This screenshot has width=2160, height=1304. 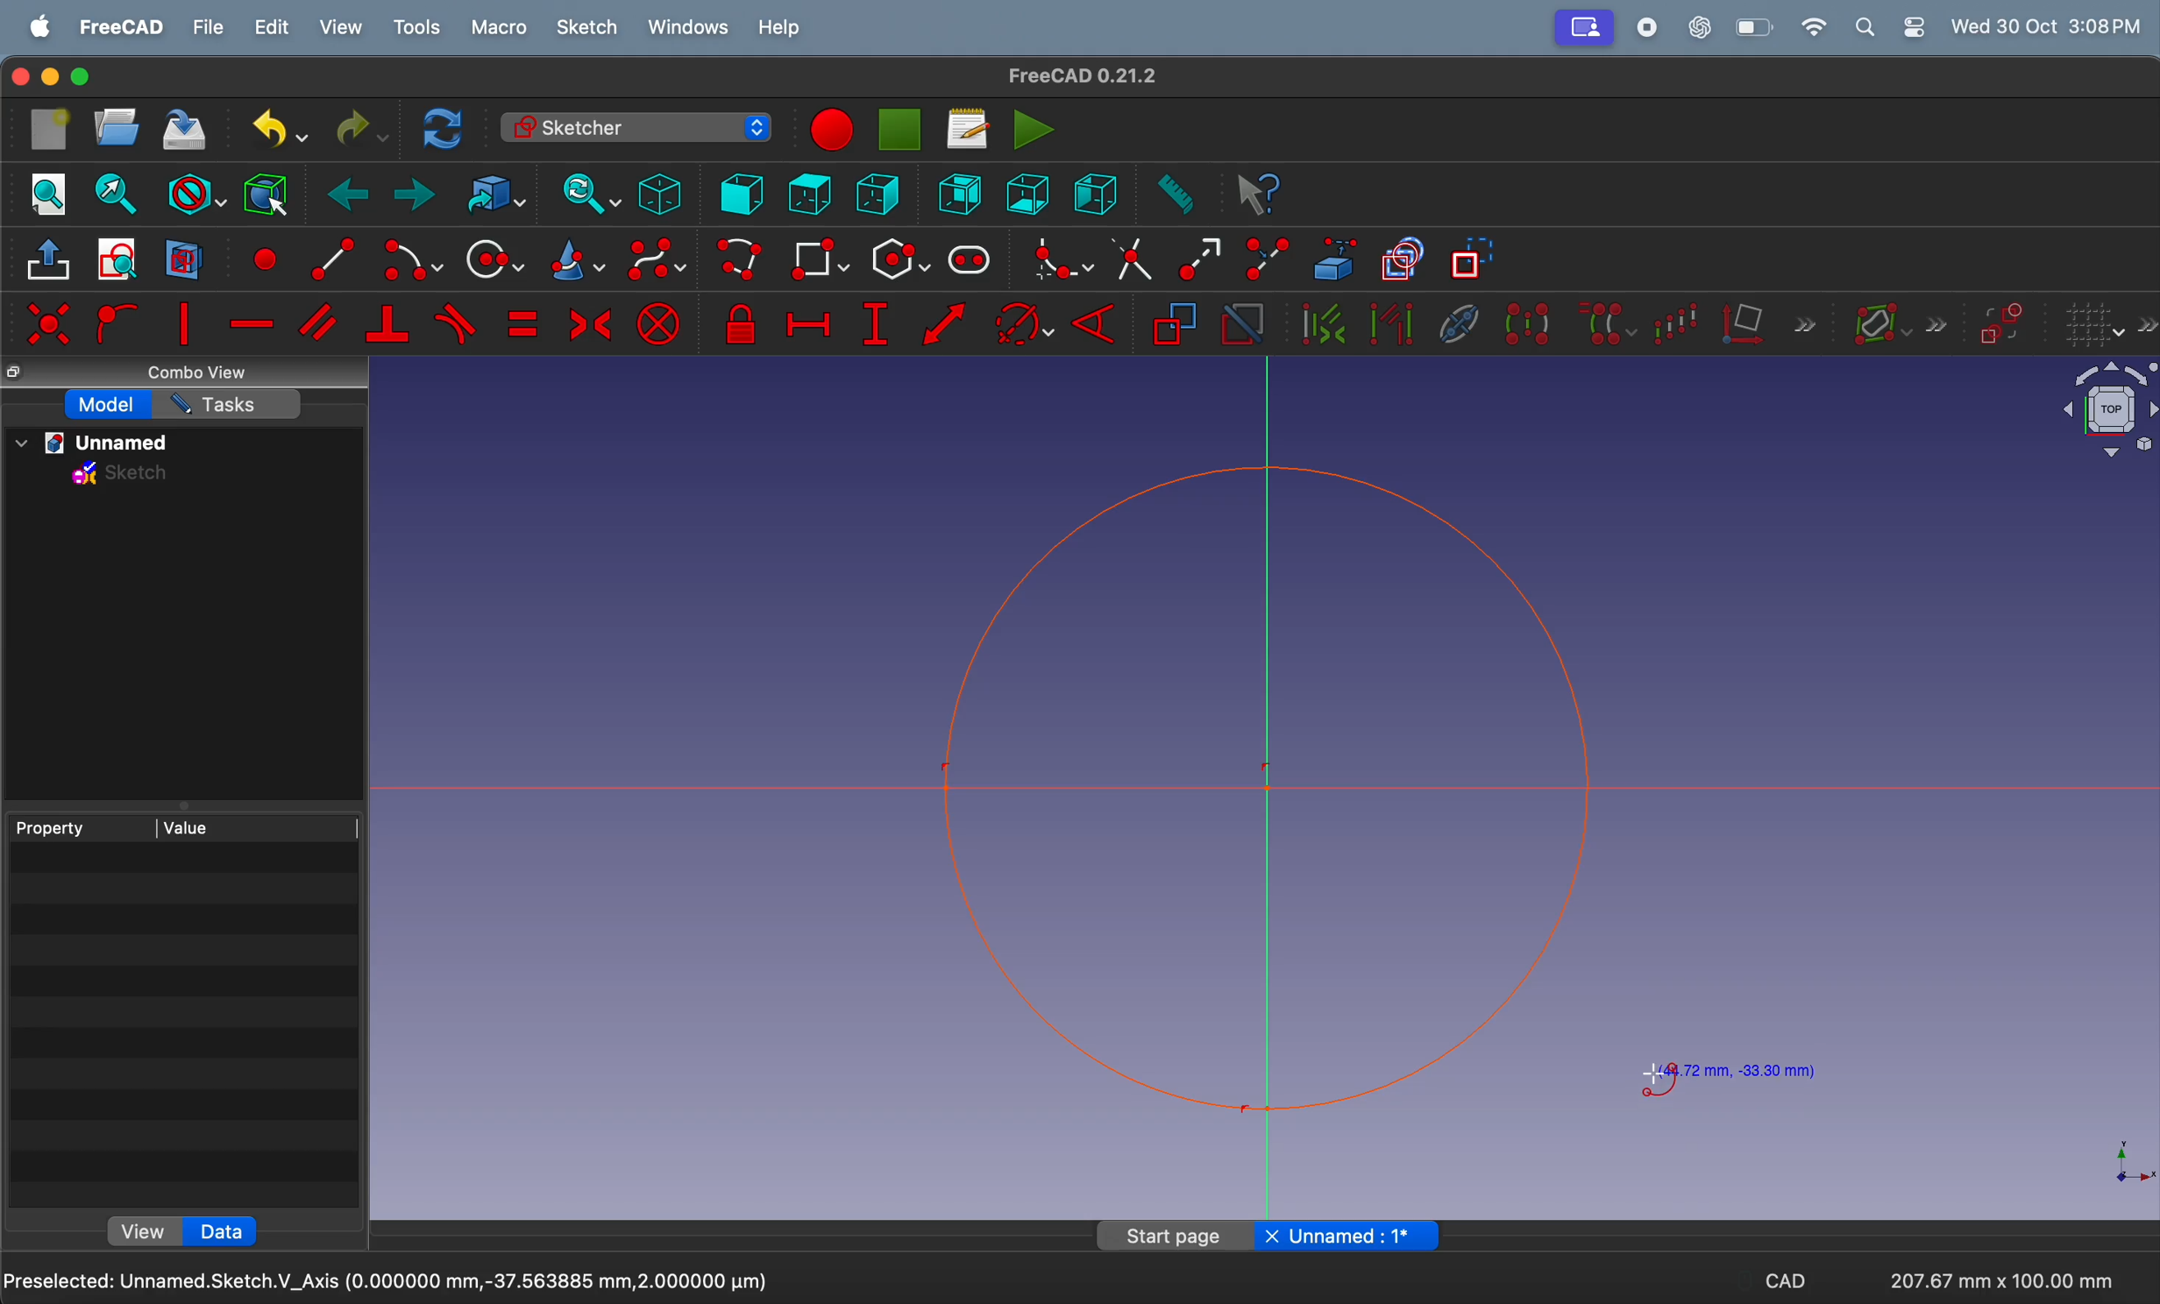 What do you see at coordinates (387, 325) in the screenshot?
I see `constrain perpendicular` at bounding box center [387, 325].